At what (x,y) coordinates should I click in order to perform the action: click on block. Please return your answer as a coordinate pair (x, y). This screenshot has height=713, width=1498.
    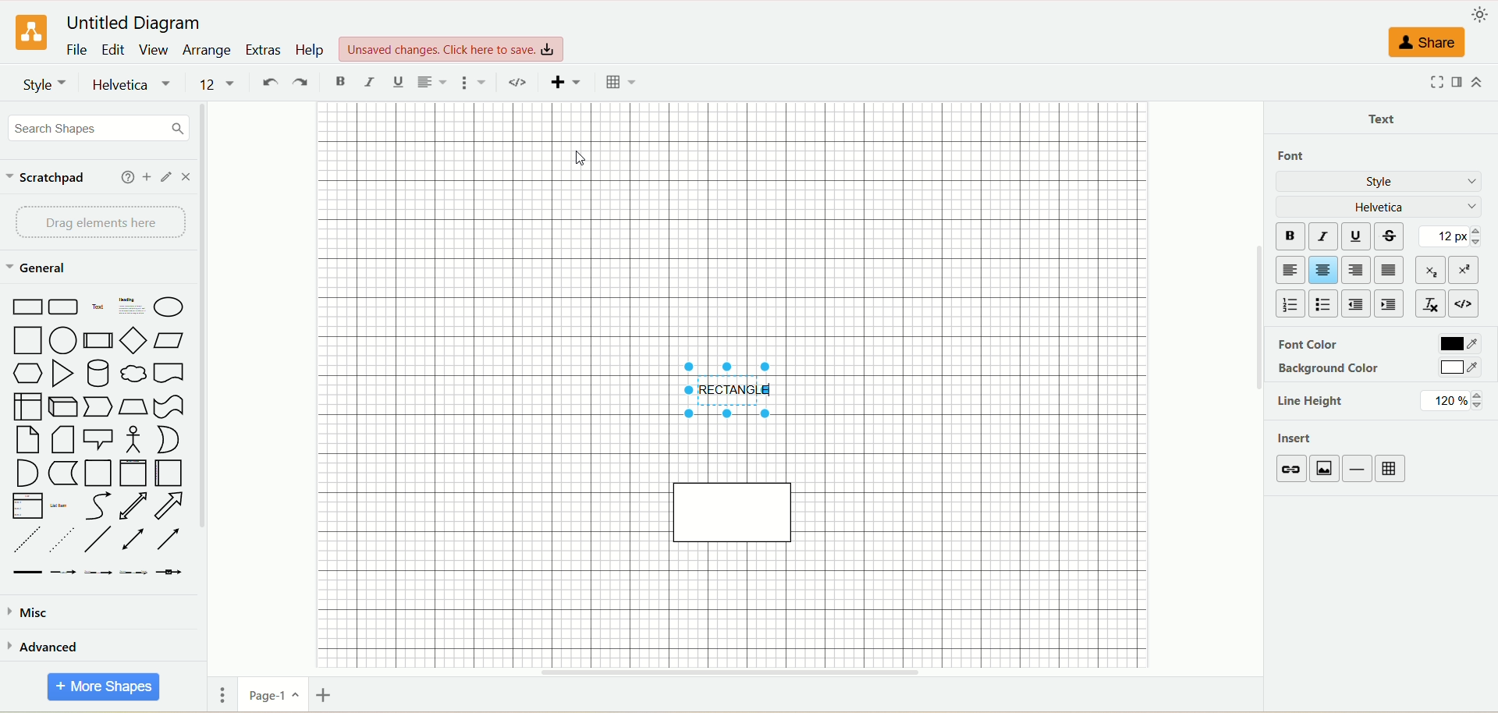
    Looking at the image, I should click on (1392, 269).